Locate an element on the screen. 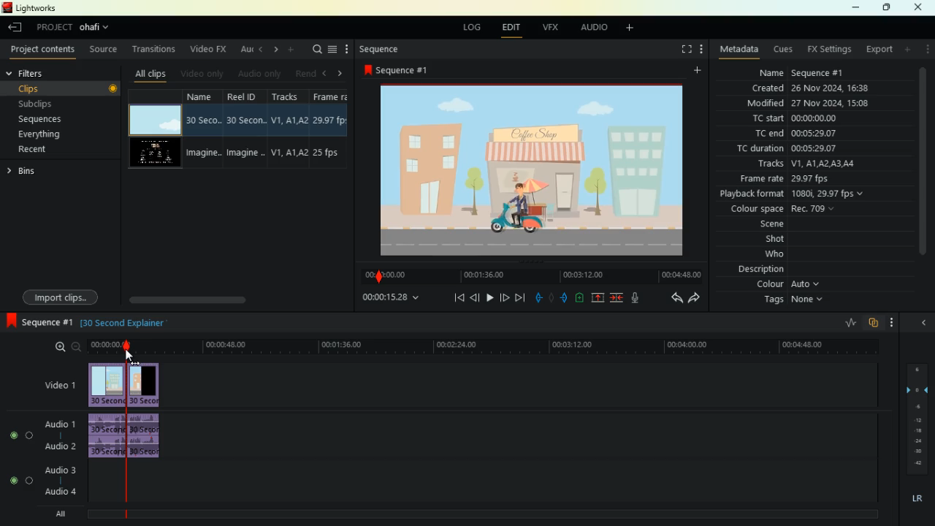 The width and height of the screenshot is (935, 526). scroll is located at coordinates (919, 161).